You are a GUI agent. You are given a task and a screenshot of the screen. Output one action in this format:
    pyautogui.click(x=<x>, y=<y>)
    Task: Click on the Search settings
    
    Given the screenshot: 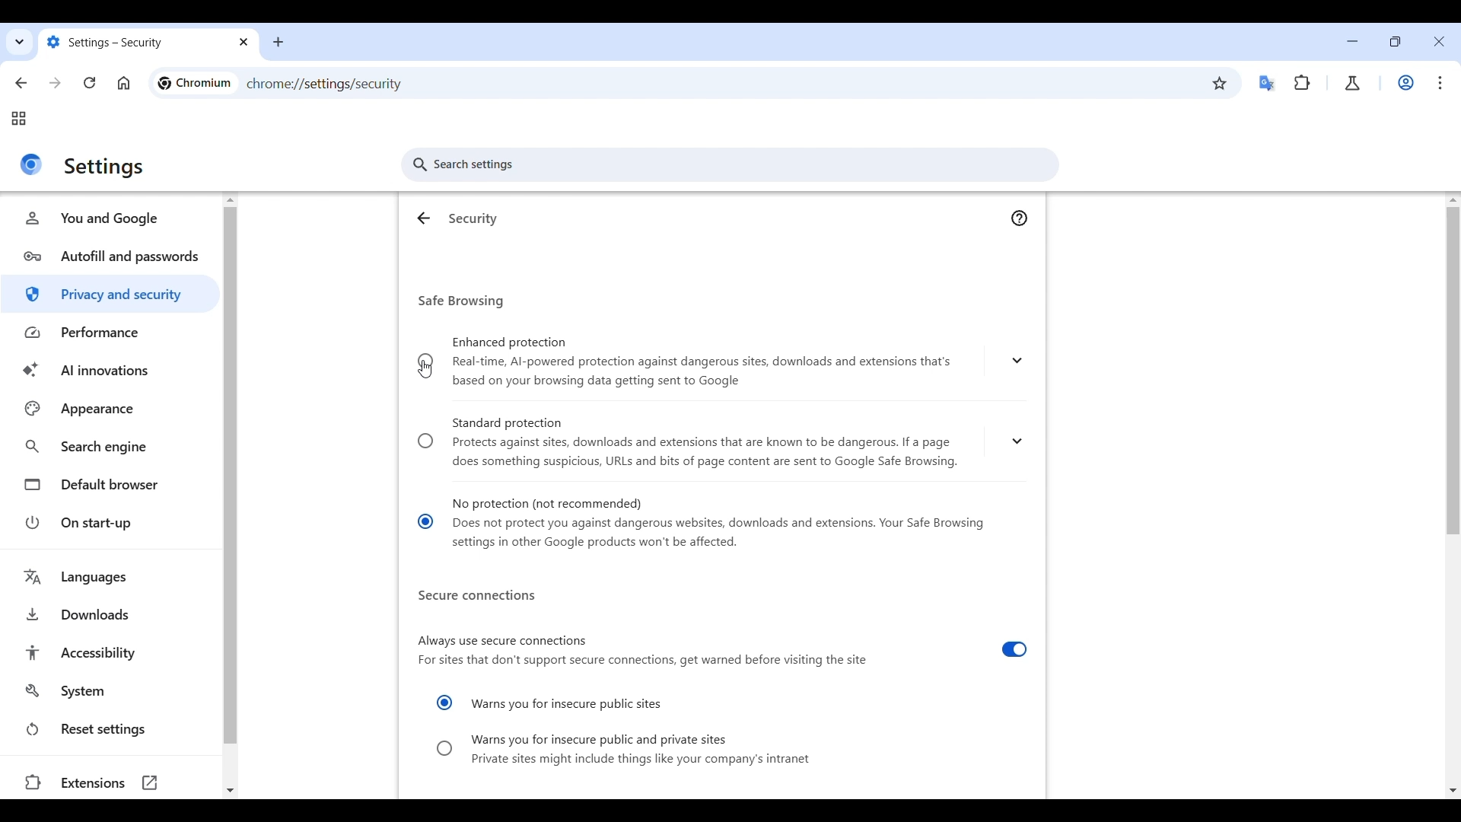 What is the action you would take?
    pyautogui.click(x=729, y=165)
    